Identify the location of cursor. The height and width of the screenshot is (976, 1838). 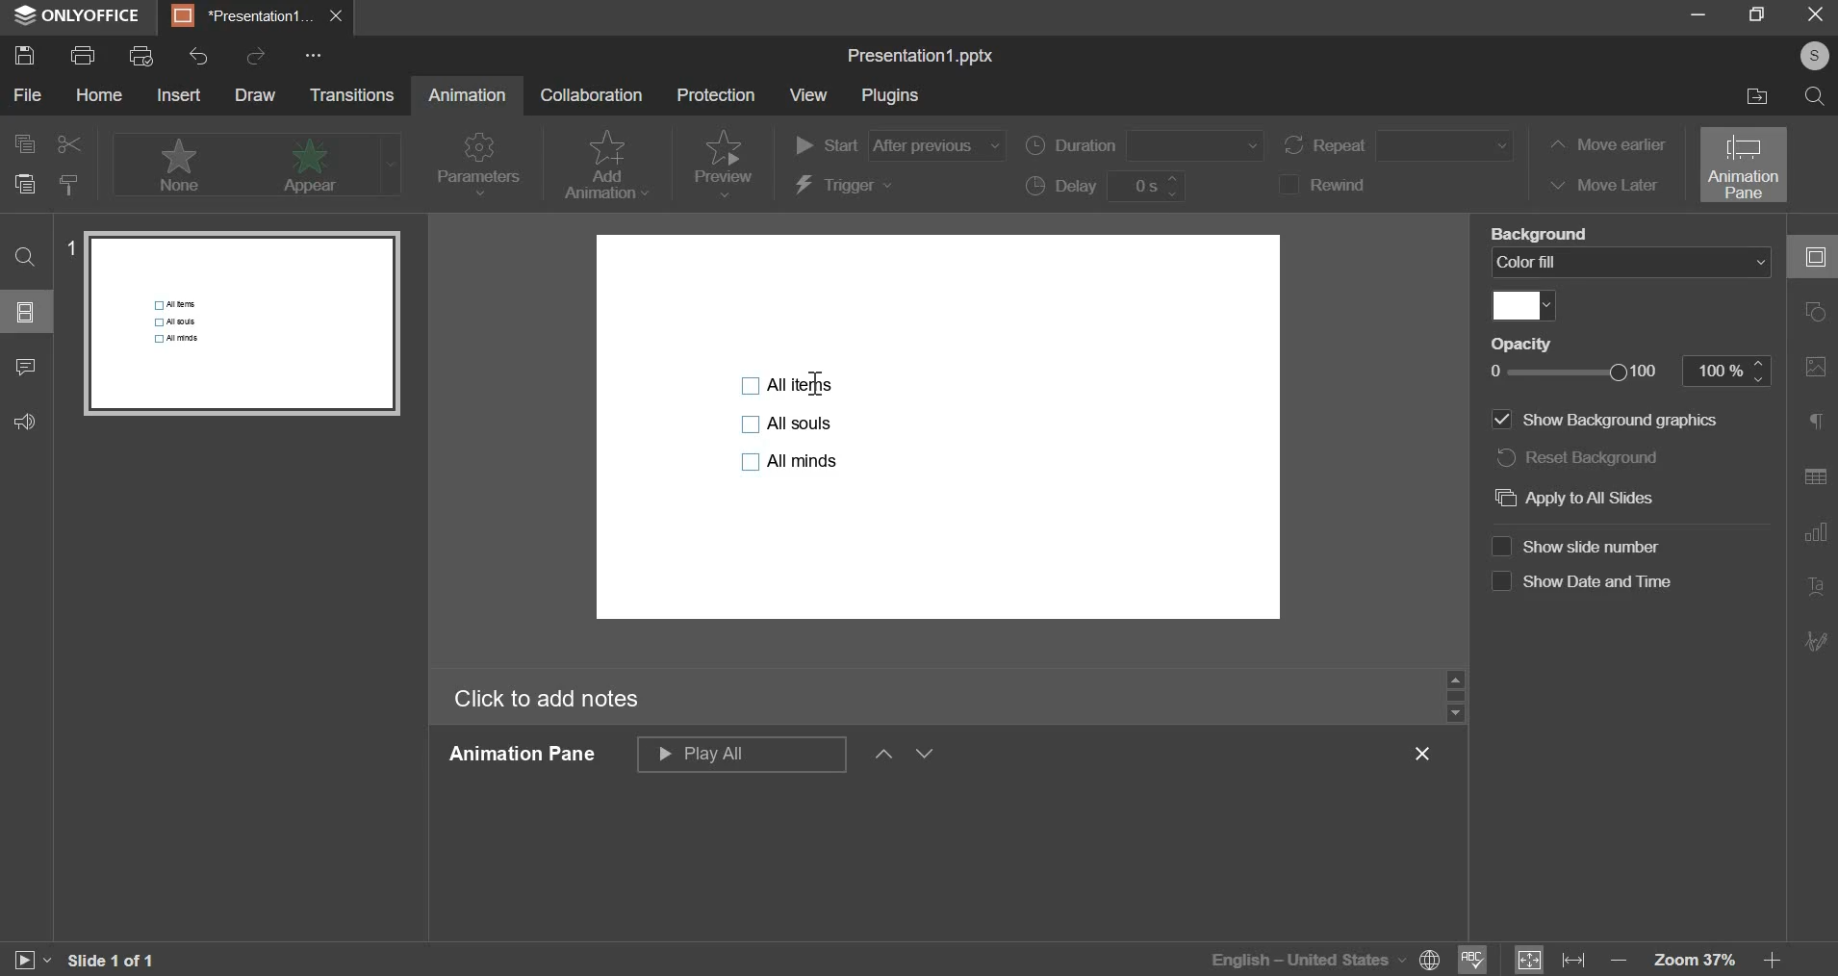
(820, 382).